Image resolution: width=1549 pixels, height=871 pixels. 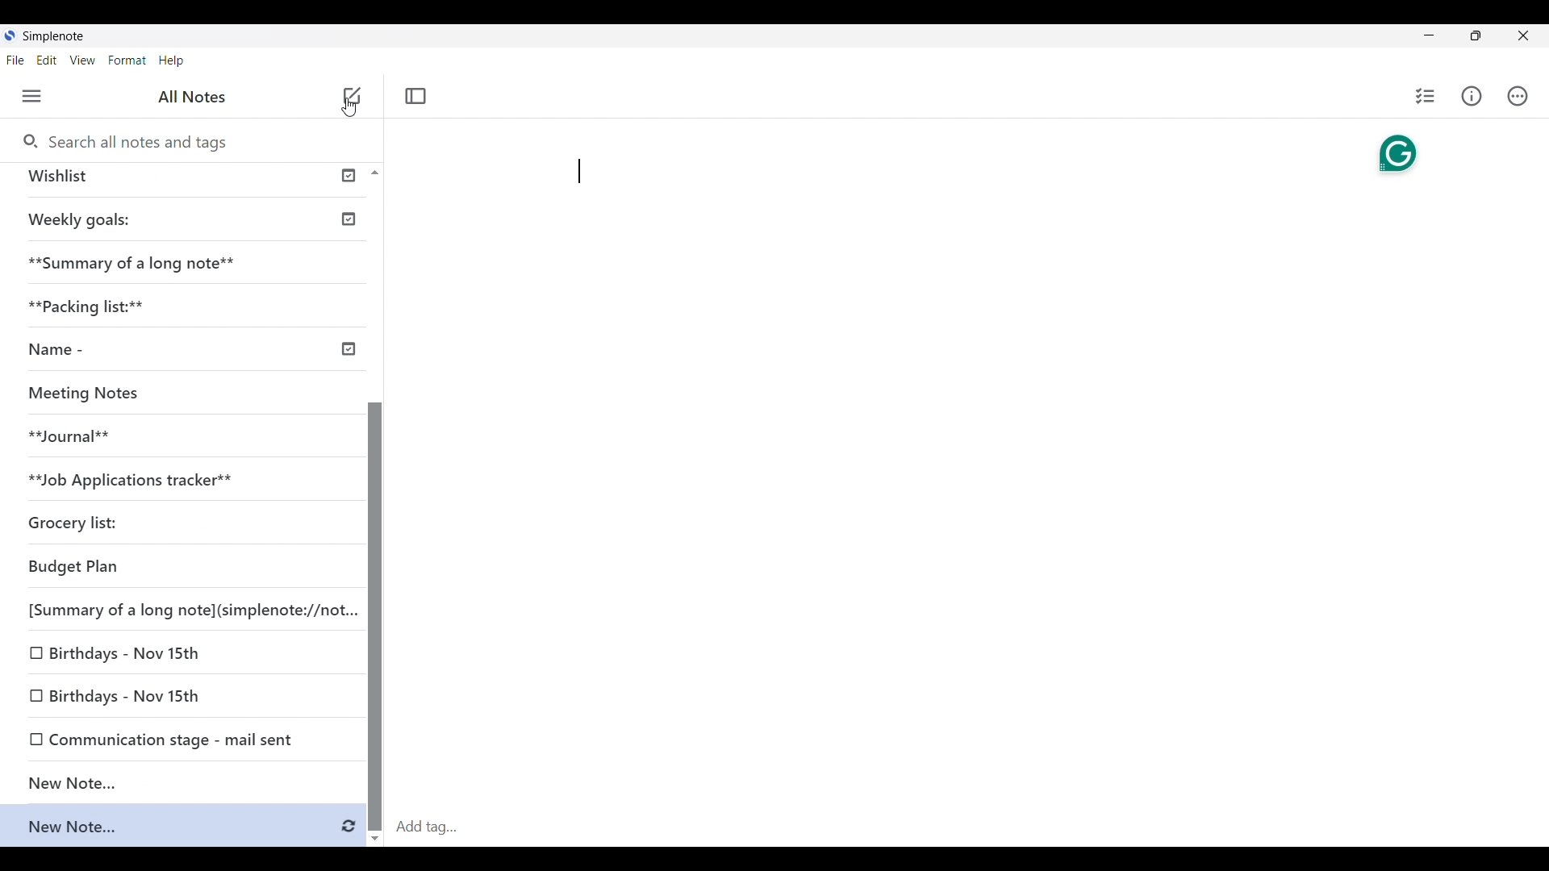 I want to click on Wishlist, so click(x=67, y=178).